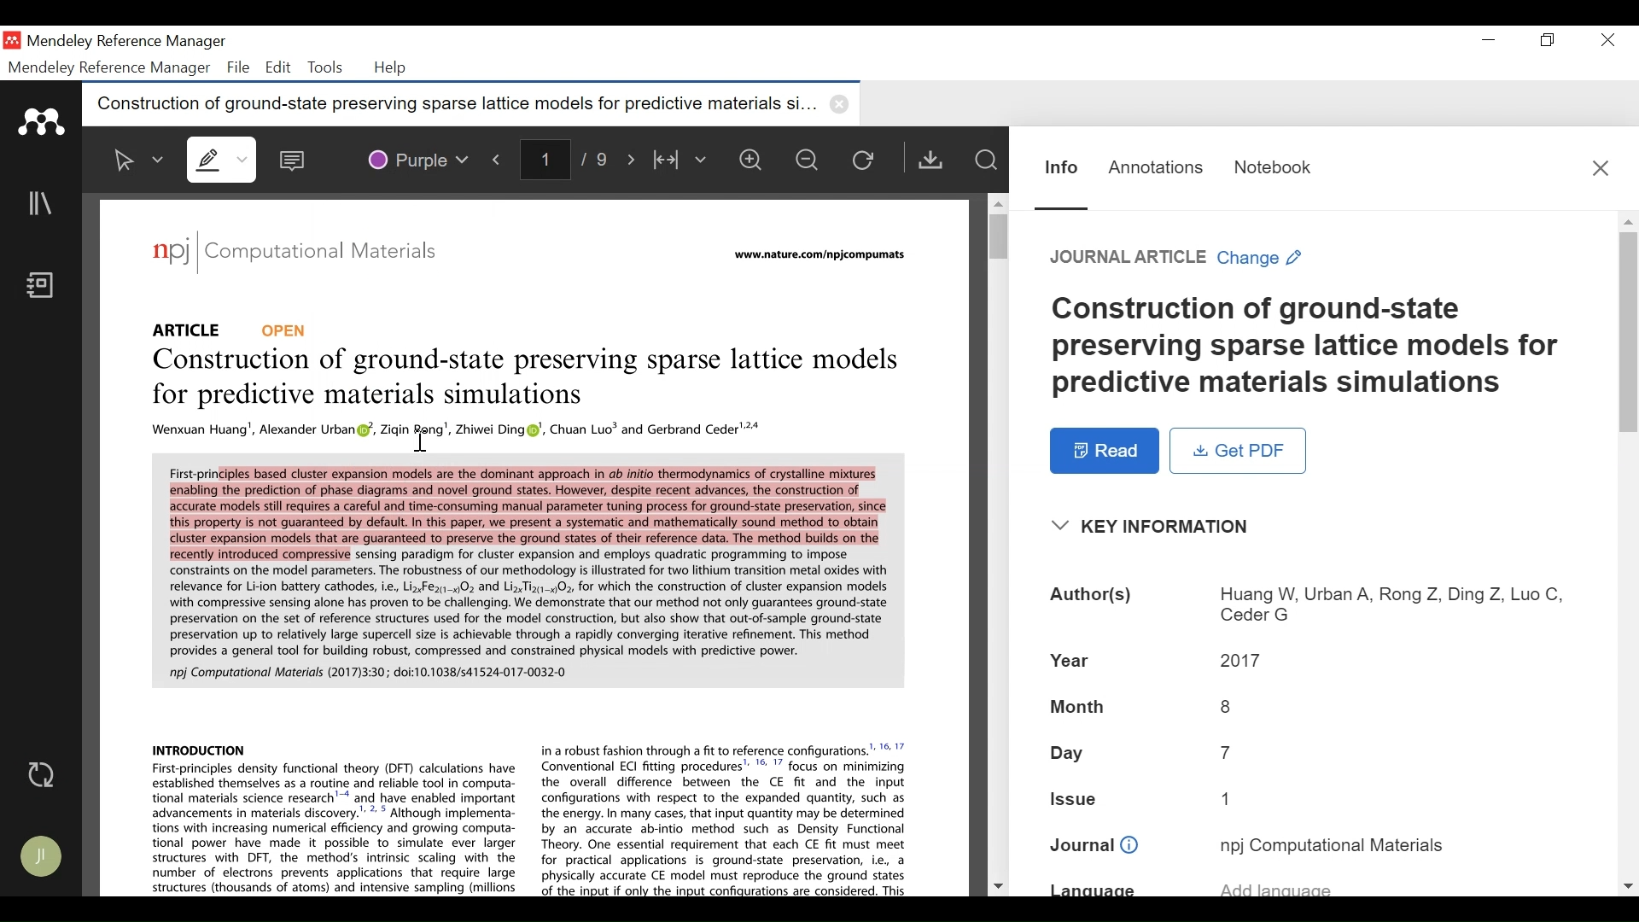  What do you see at coordinates (324, 68) in the screenshot?
I see `Tools` at bounding box center [324, 68].